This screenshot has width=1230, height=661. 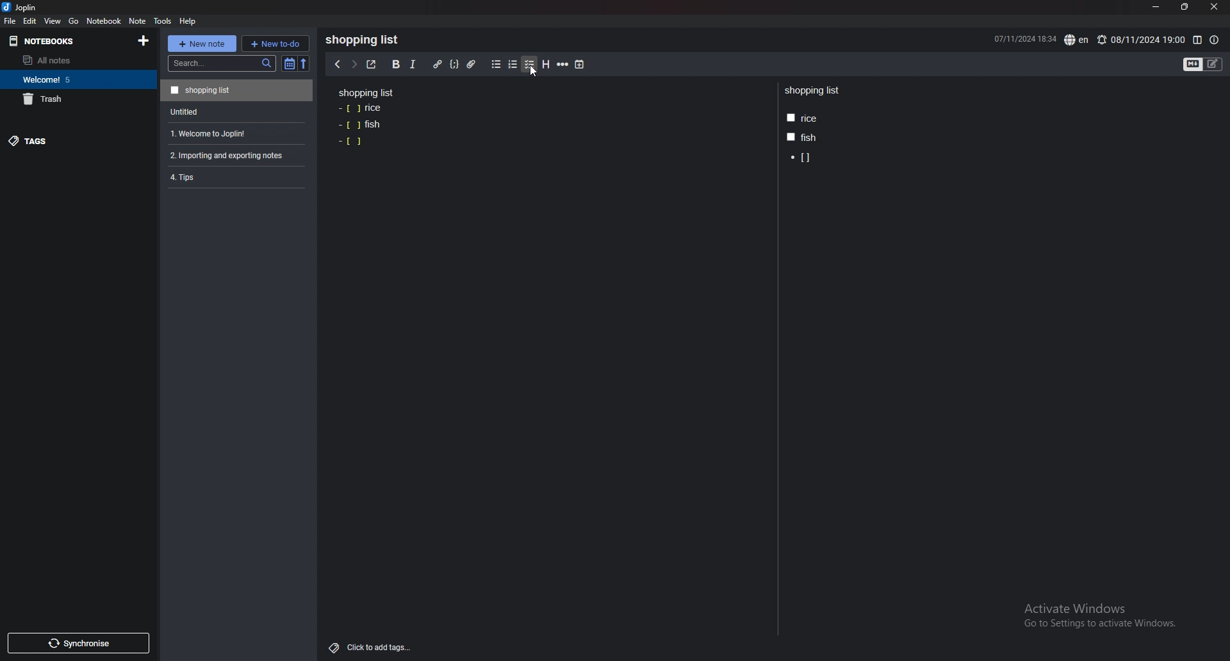 I want to click on 2. Importing and exporting notes., so click(x=235, y=154).